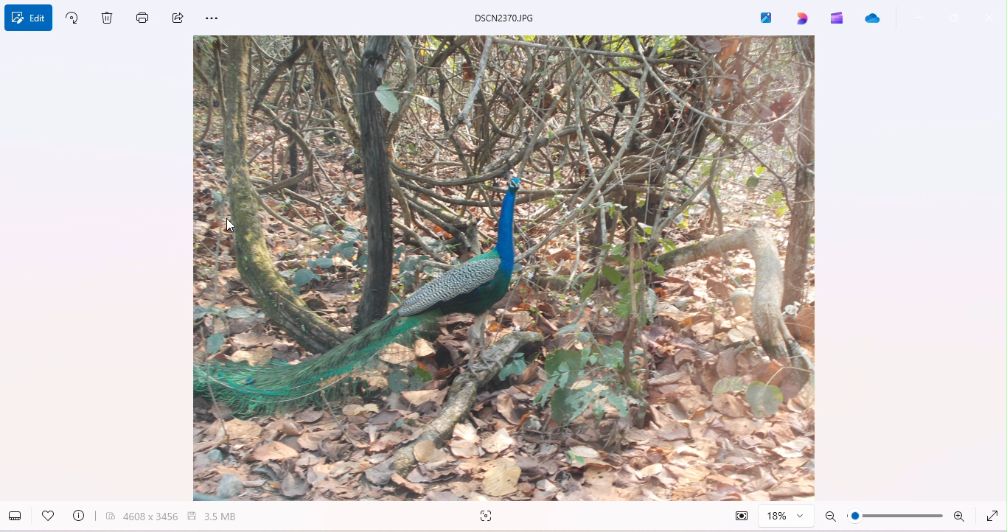 This screenshot has height=532, width=1007. What do you see at coordinates (113, 23) in the screenshot?
I see `delete` at bounding box center [113, 23].